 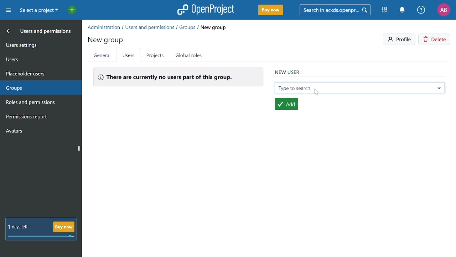 What do you see at coordinates (37, 103) in the screenshot?
I see `Roles and permissions` at bounding box center [37, 103].